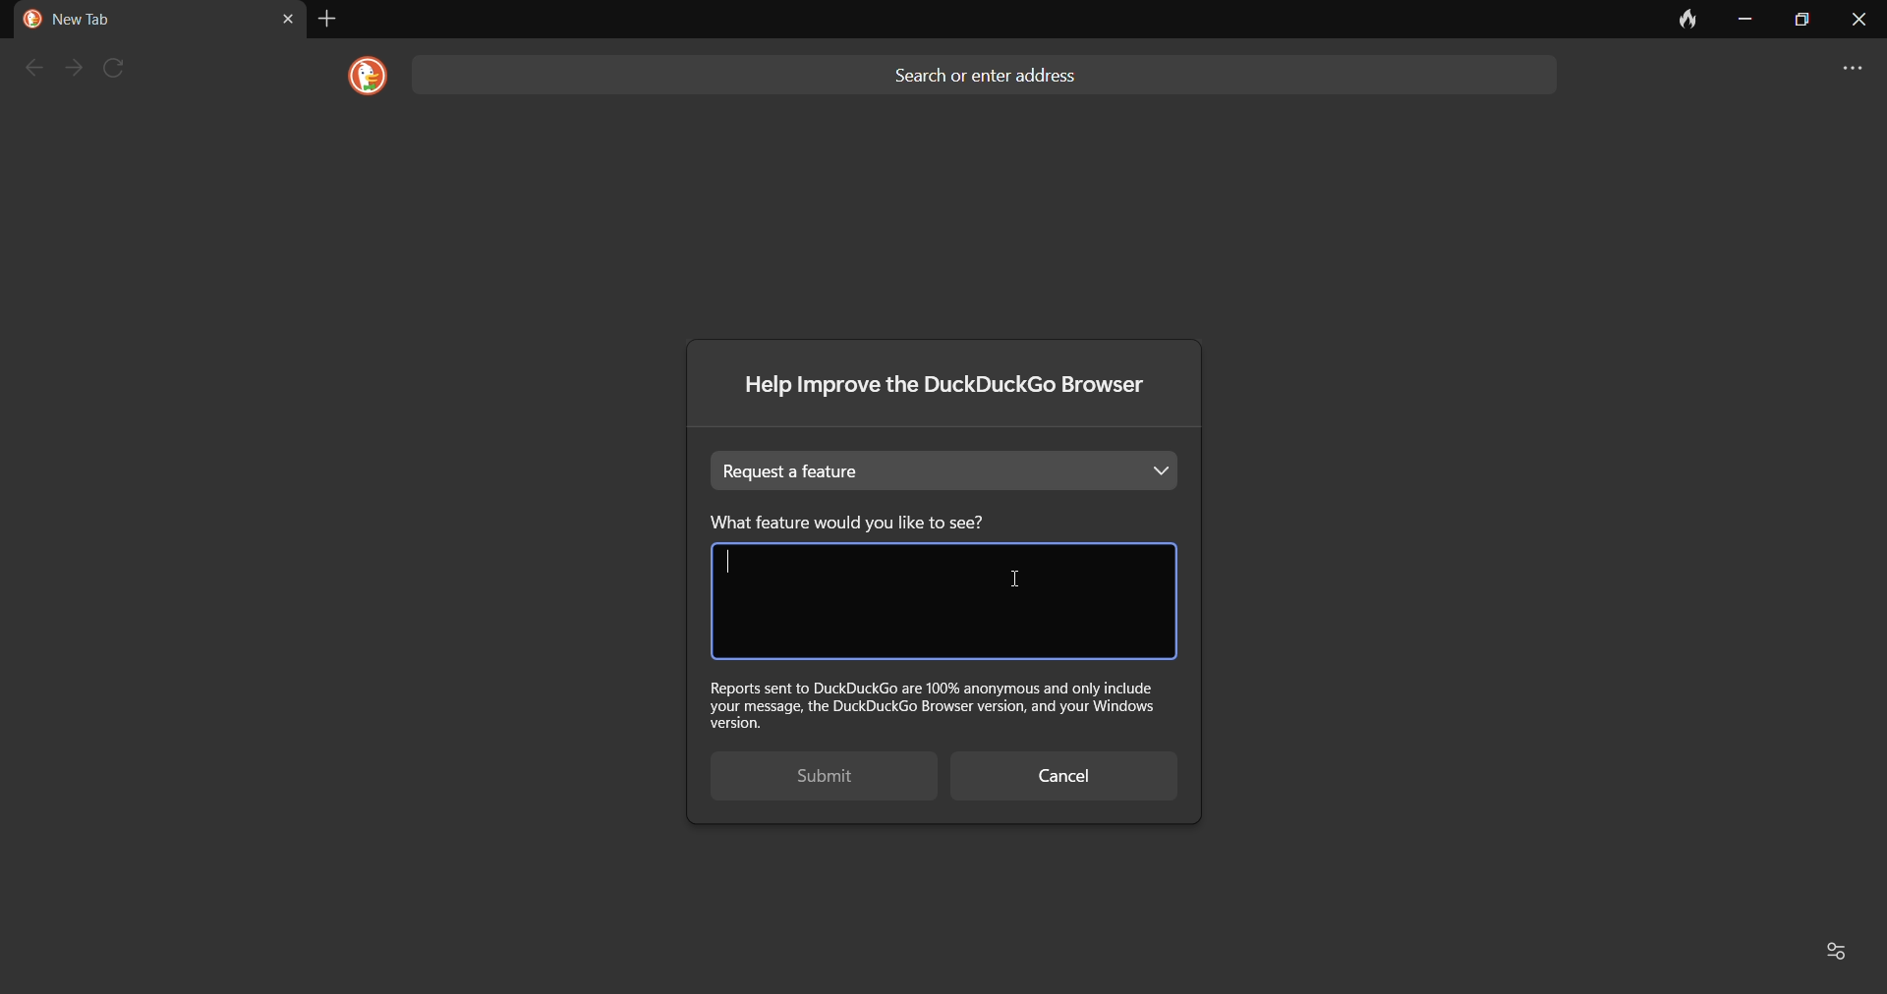 The height and width of the screenshot is (994, 1887). What do you see at coordinates (942, 602) in the screenshot?
I see `write here` at bounding box center [942, 602].